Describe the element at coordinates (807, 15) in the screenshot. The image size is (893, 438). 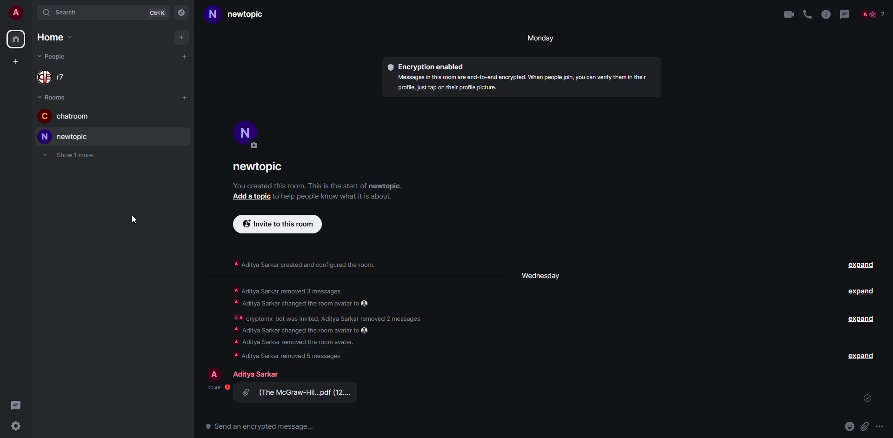
I see `voice` at that location.